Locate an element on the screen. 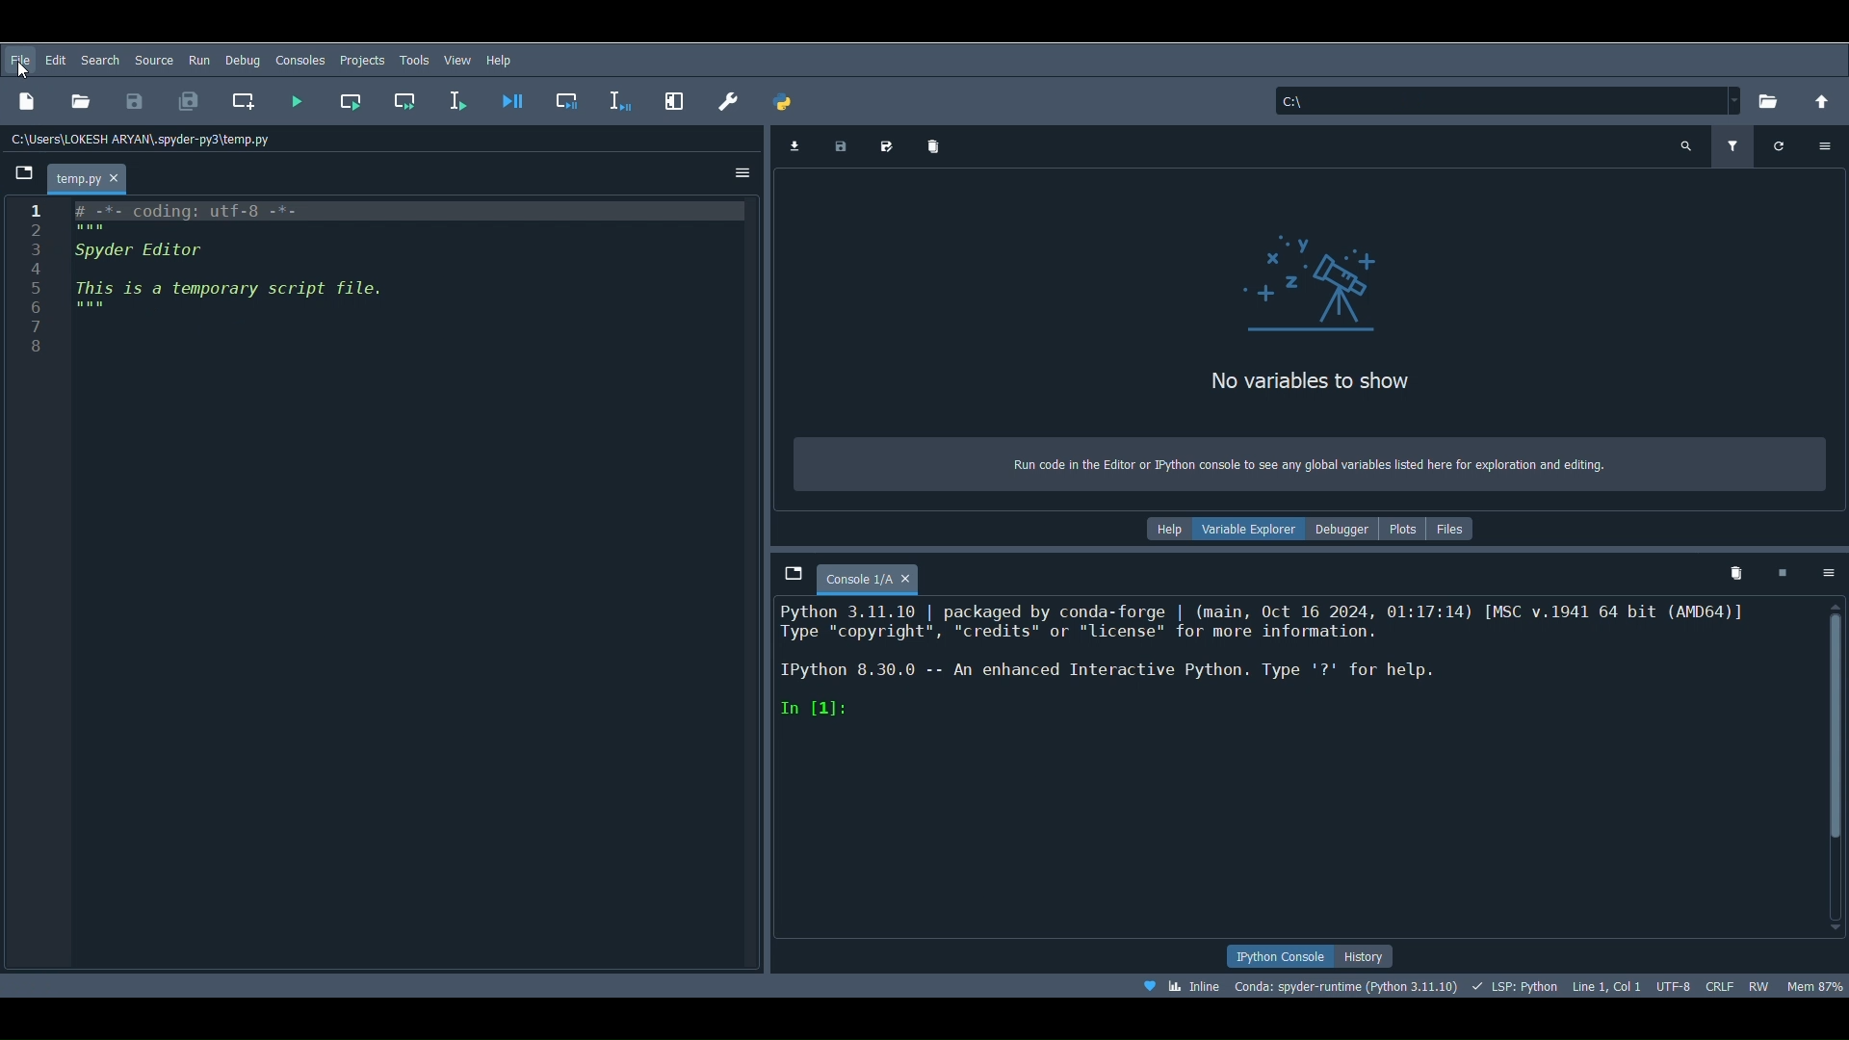  Debug cell is located at coordinates (570, 96).